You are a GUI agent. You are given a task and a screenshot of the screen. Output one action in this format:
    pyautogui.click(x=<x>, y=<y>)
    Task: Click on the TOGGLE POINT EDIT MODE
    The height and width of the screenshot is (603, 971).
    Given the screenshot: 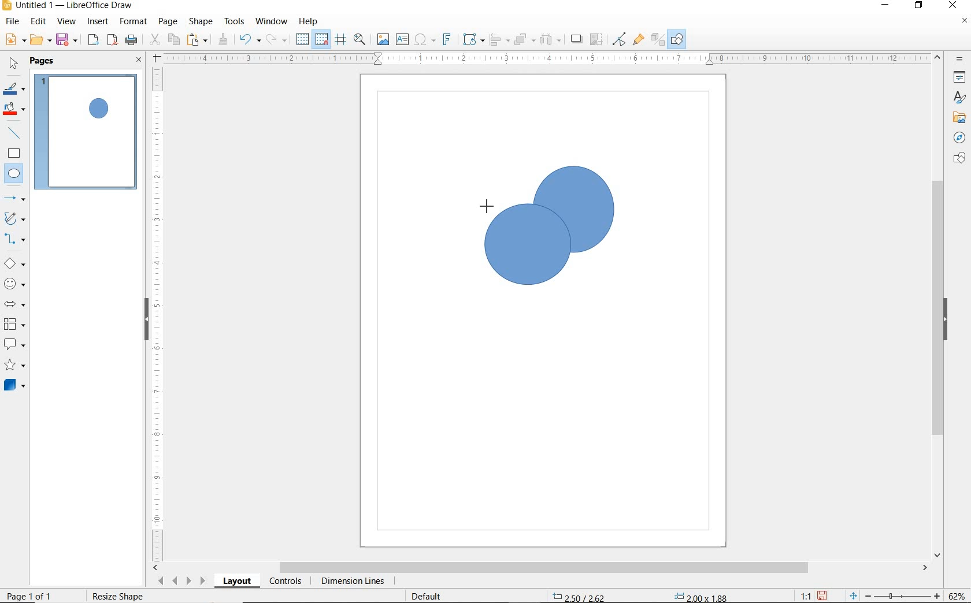 What is the action you would take?
    pyautogui.click(x=620, y=39)
    